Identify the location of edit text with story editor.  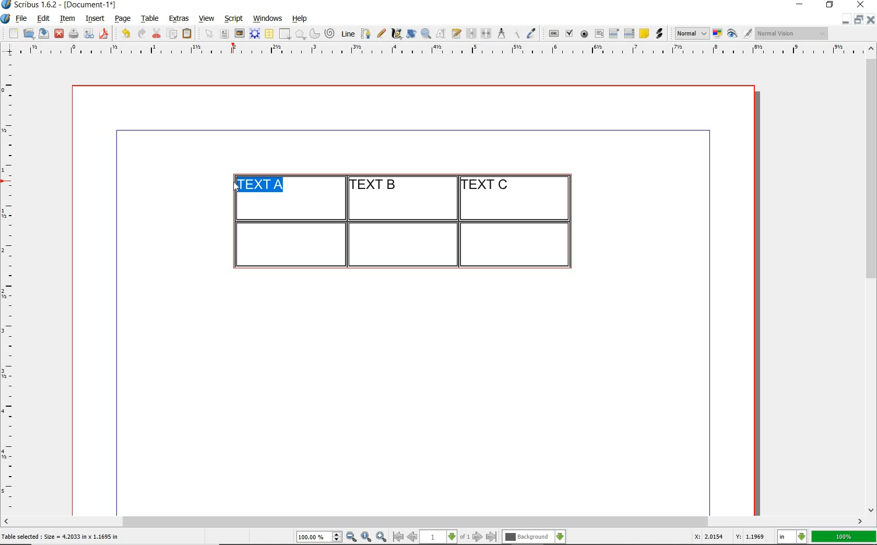
(456, 33).